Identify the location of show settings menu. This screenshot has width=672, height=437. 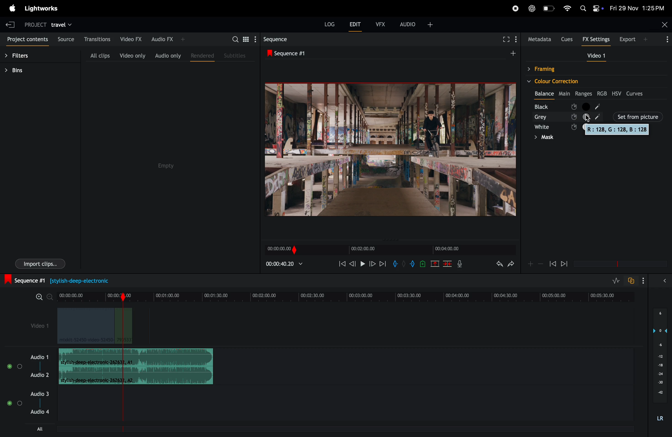
(642, 280).